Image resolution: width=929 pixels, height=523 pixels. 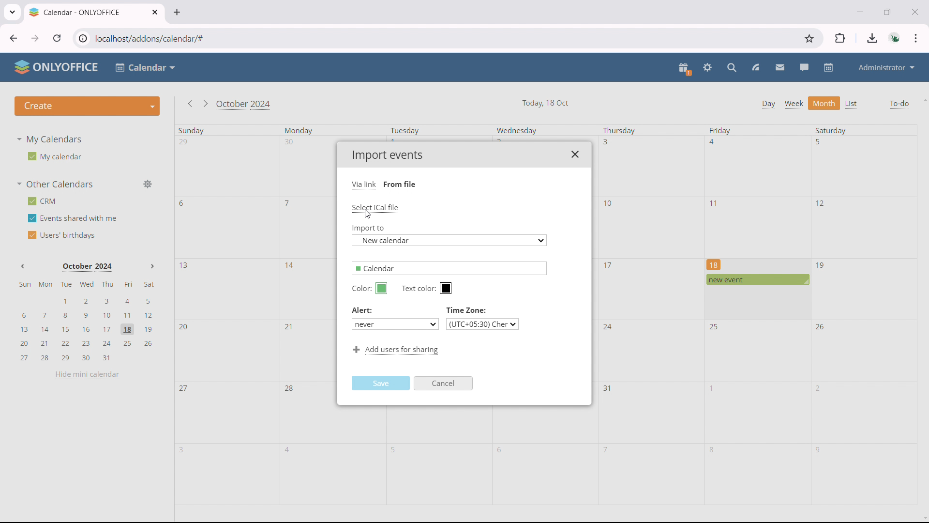 What do you see at coordinates (502, 450) in the screenshot?
I see `6` at bounding box center [502, 450].